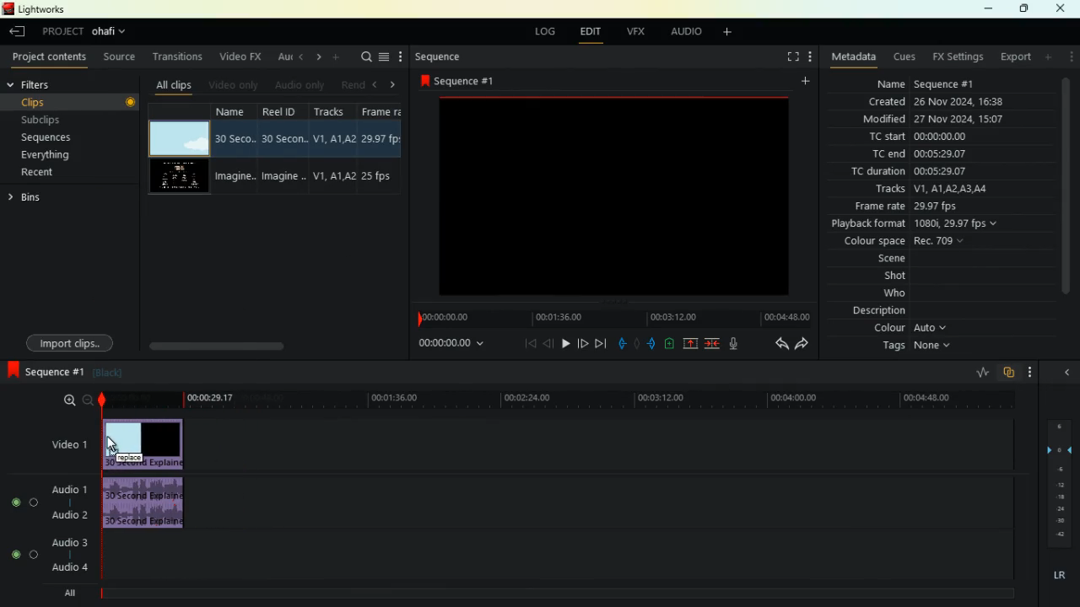  I want to click on colour space, so click(869, 241).